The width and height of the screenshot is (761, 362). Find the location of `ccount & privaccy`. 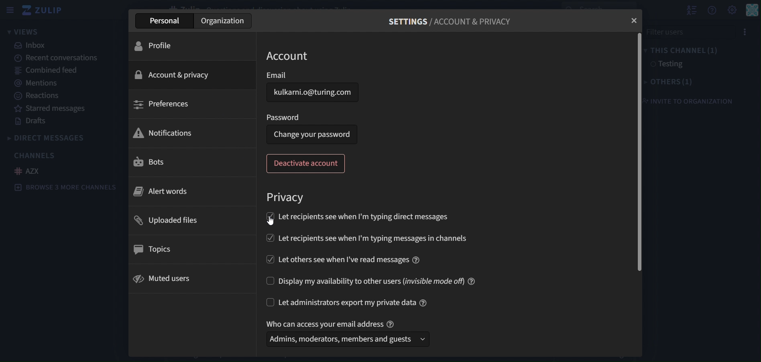

ccount & privaccy is located at coordinates (174, 75).